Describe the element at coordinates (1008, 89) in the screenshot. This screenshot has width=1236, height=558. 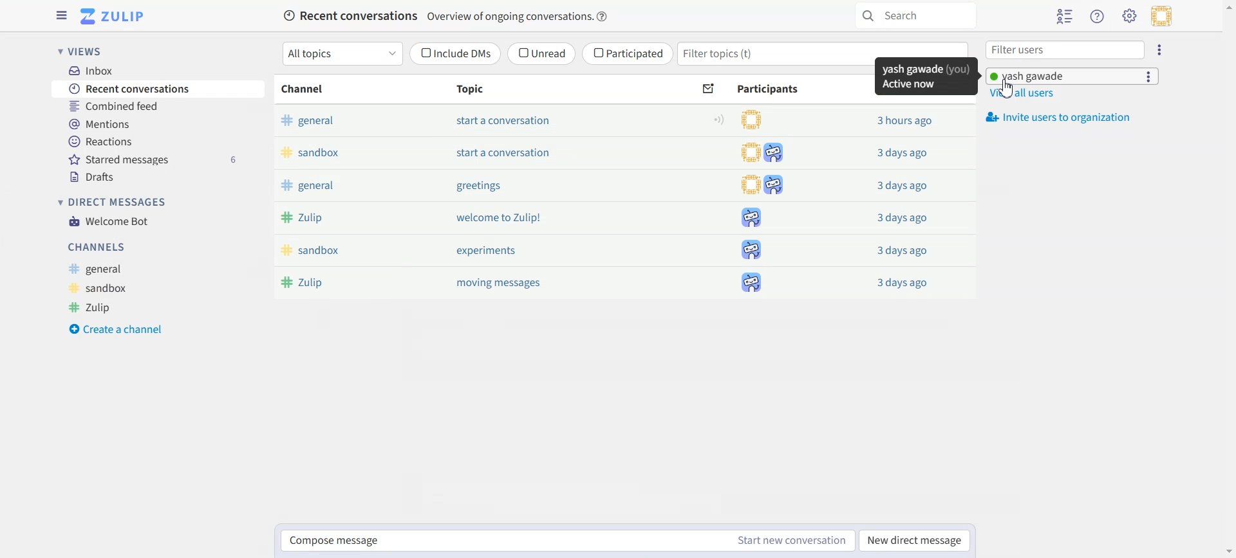
I see `cursor` at that location.